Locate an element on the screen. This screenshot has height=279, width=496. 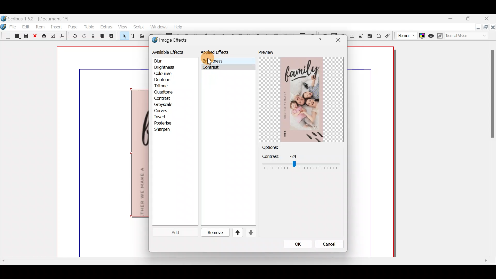
Toggle colour management system is located at coordinates (422, 35).